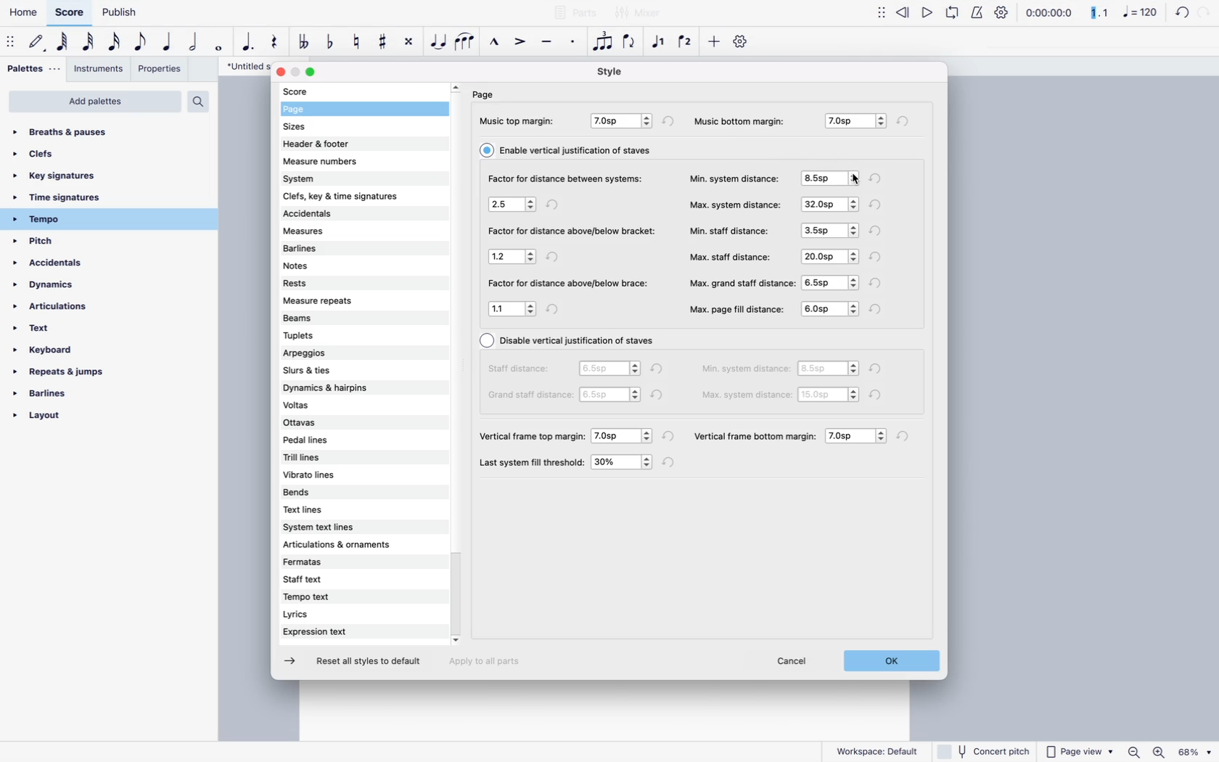  I want to click on apply to all parts, so click(491, 664).